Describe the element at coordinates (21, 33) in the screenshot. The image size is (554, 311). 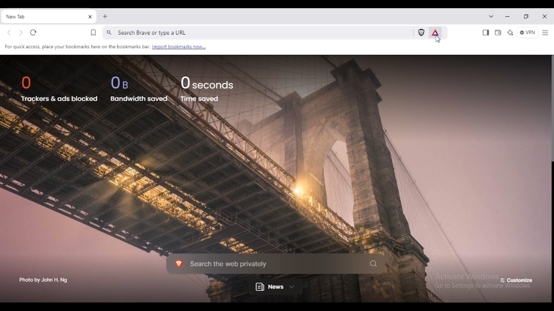
I see `go forward` at that location.